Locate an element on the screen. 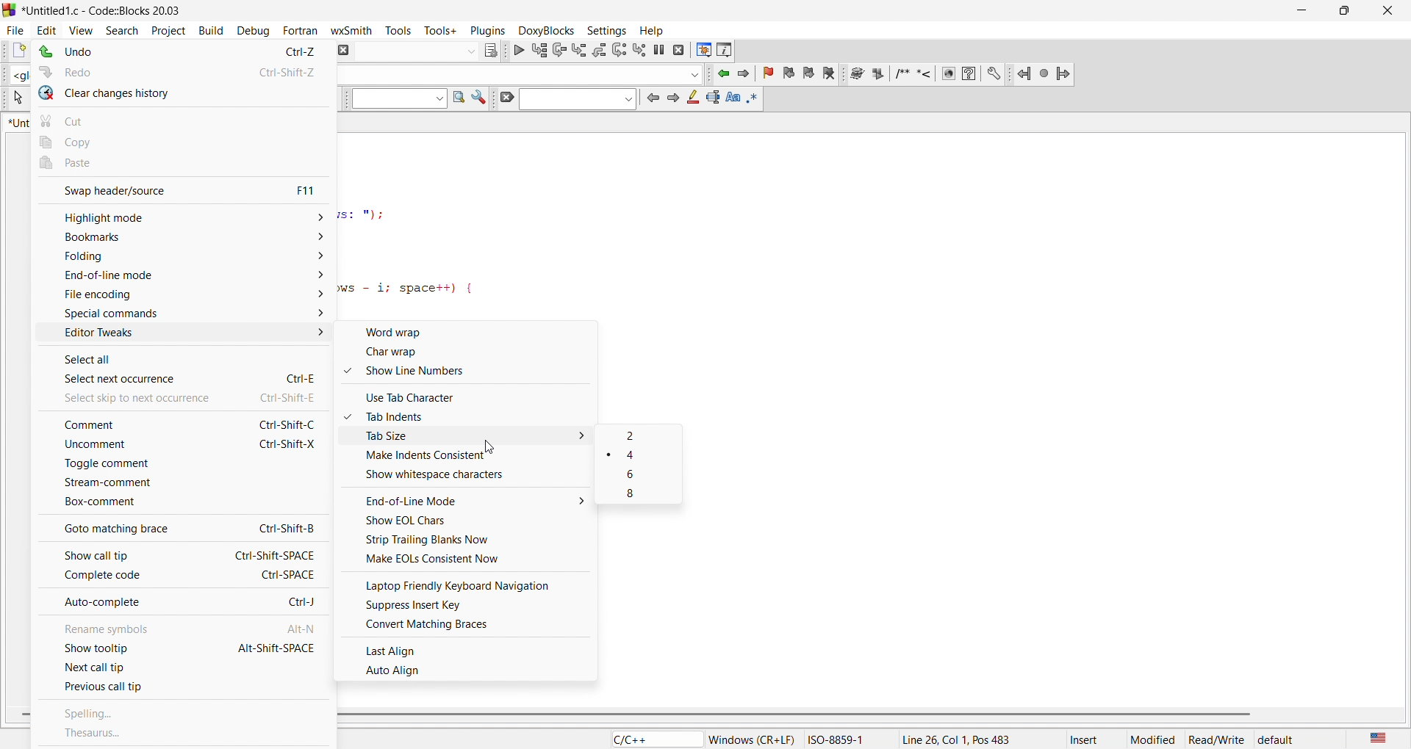 This screenshot has height=749, width=1411. close is located at coordinates (1390, 9).